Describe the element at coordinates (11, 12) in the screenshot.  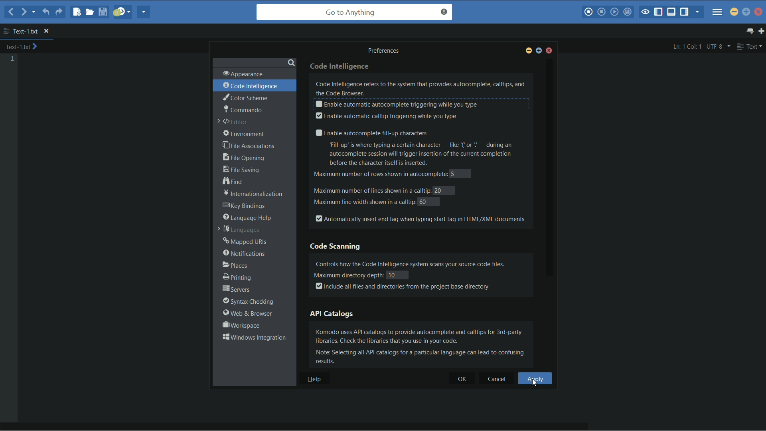
I see `back` at that location.